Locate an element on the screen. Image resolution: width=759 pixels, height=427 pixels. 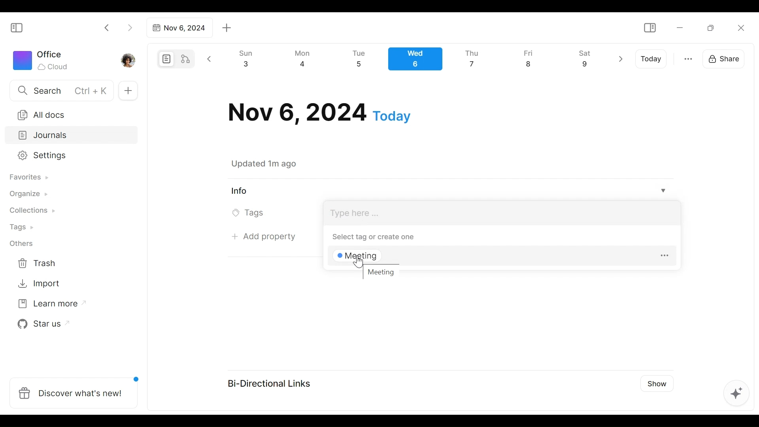
Import is located at coordinates (40, 283).